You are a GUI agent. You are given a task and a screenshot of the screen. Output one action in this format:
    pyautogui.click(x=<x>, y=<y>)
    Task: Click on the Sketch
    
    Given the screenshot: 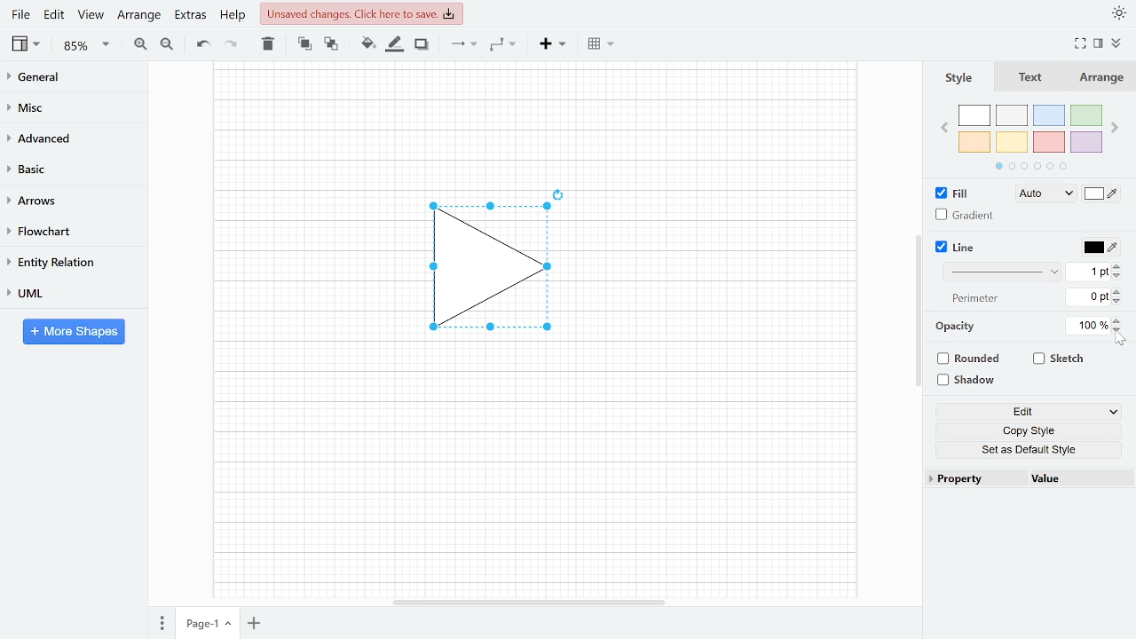 What is the action you would take?
    pyautogui.click(x=1060, y=359)
    